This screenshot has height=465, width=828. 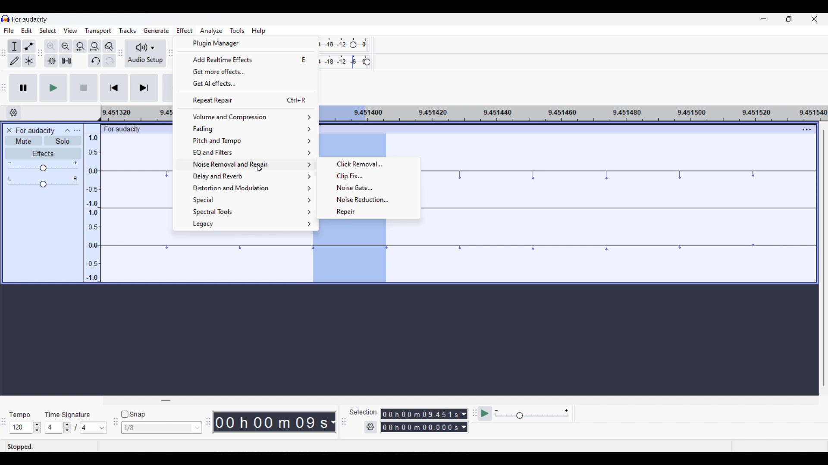 What do you see at coordinates (26, 30) in the screenshot?
I see `Edit menu` at bounding box center [26, 30].